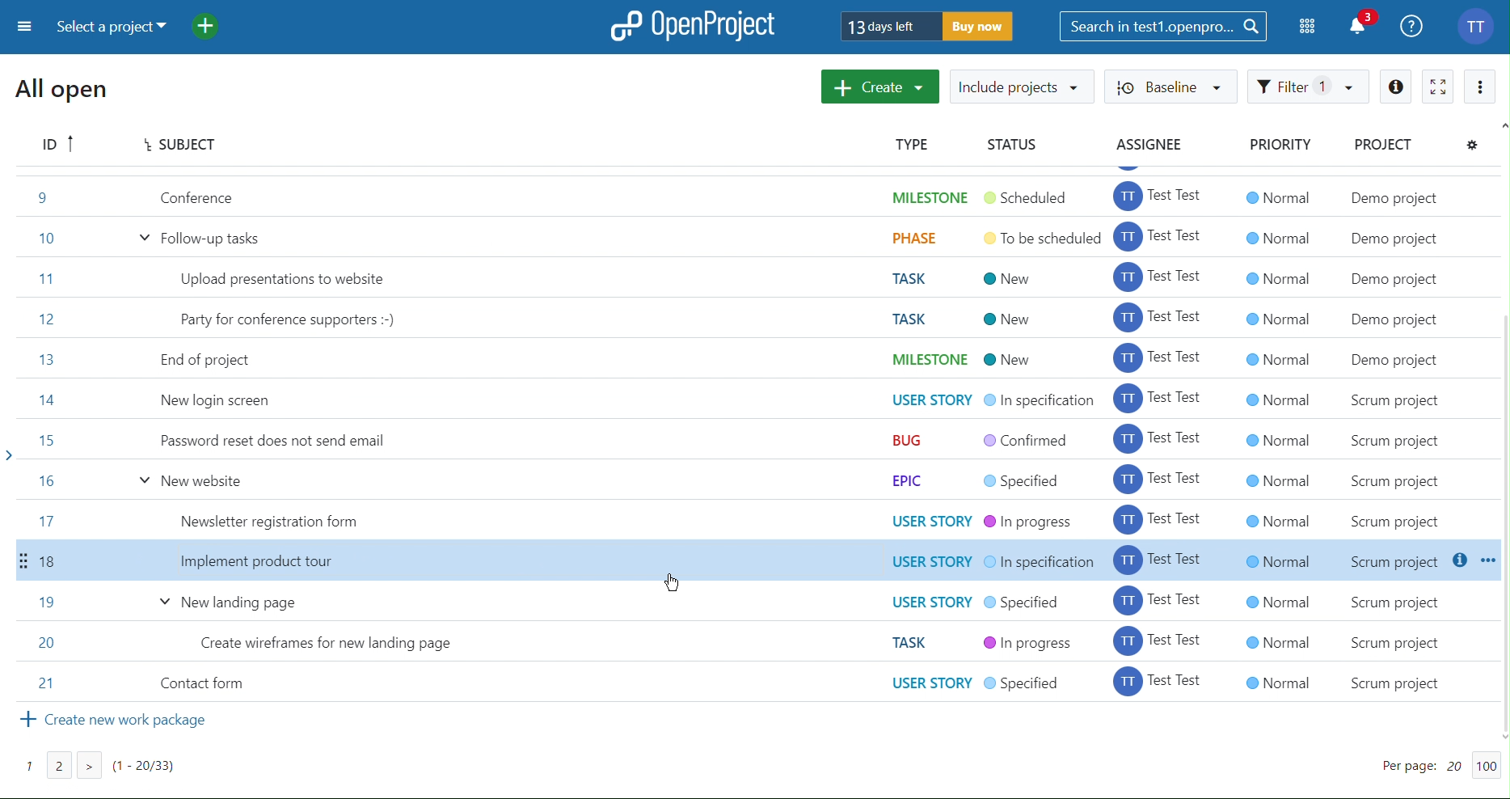 The width and height of the screenshot is (1510, 799). Describe the element at coordinates (1280, 146) in the screenshot. I see `Priority` at that location.